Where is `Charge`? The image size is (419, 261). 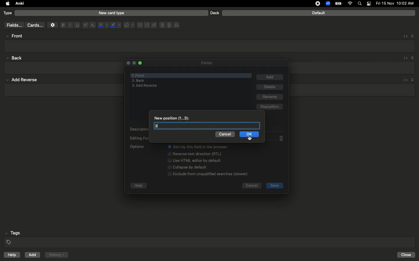
Charge is located at coordinates (338, 3).